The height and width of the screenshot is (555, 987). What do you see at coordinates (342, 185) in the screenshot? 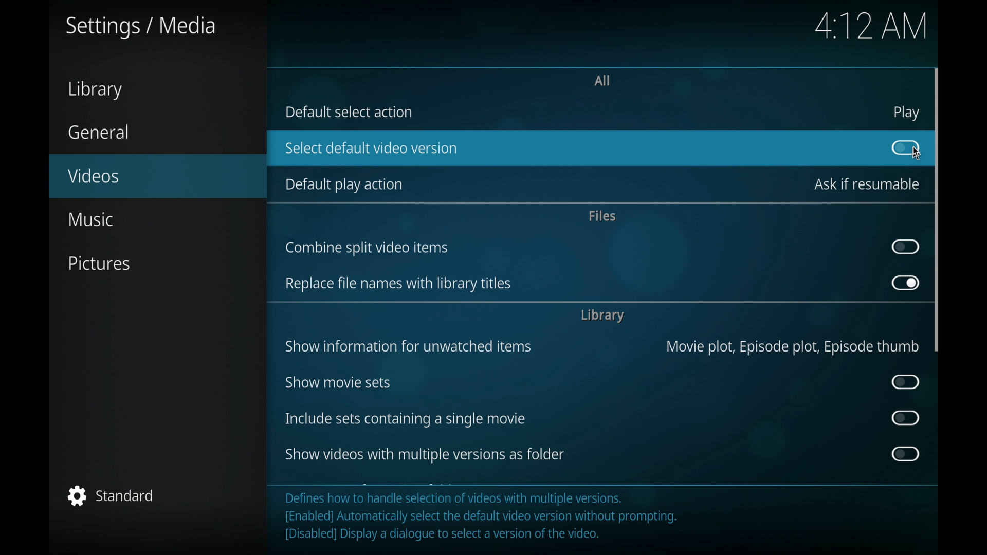
I see `default play action` at bounding box center [342, 185].